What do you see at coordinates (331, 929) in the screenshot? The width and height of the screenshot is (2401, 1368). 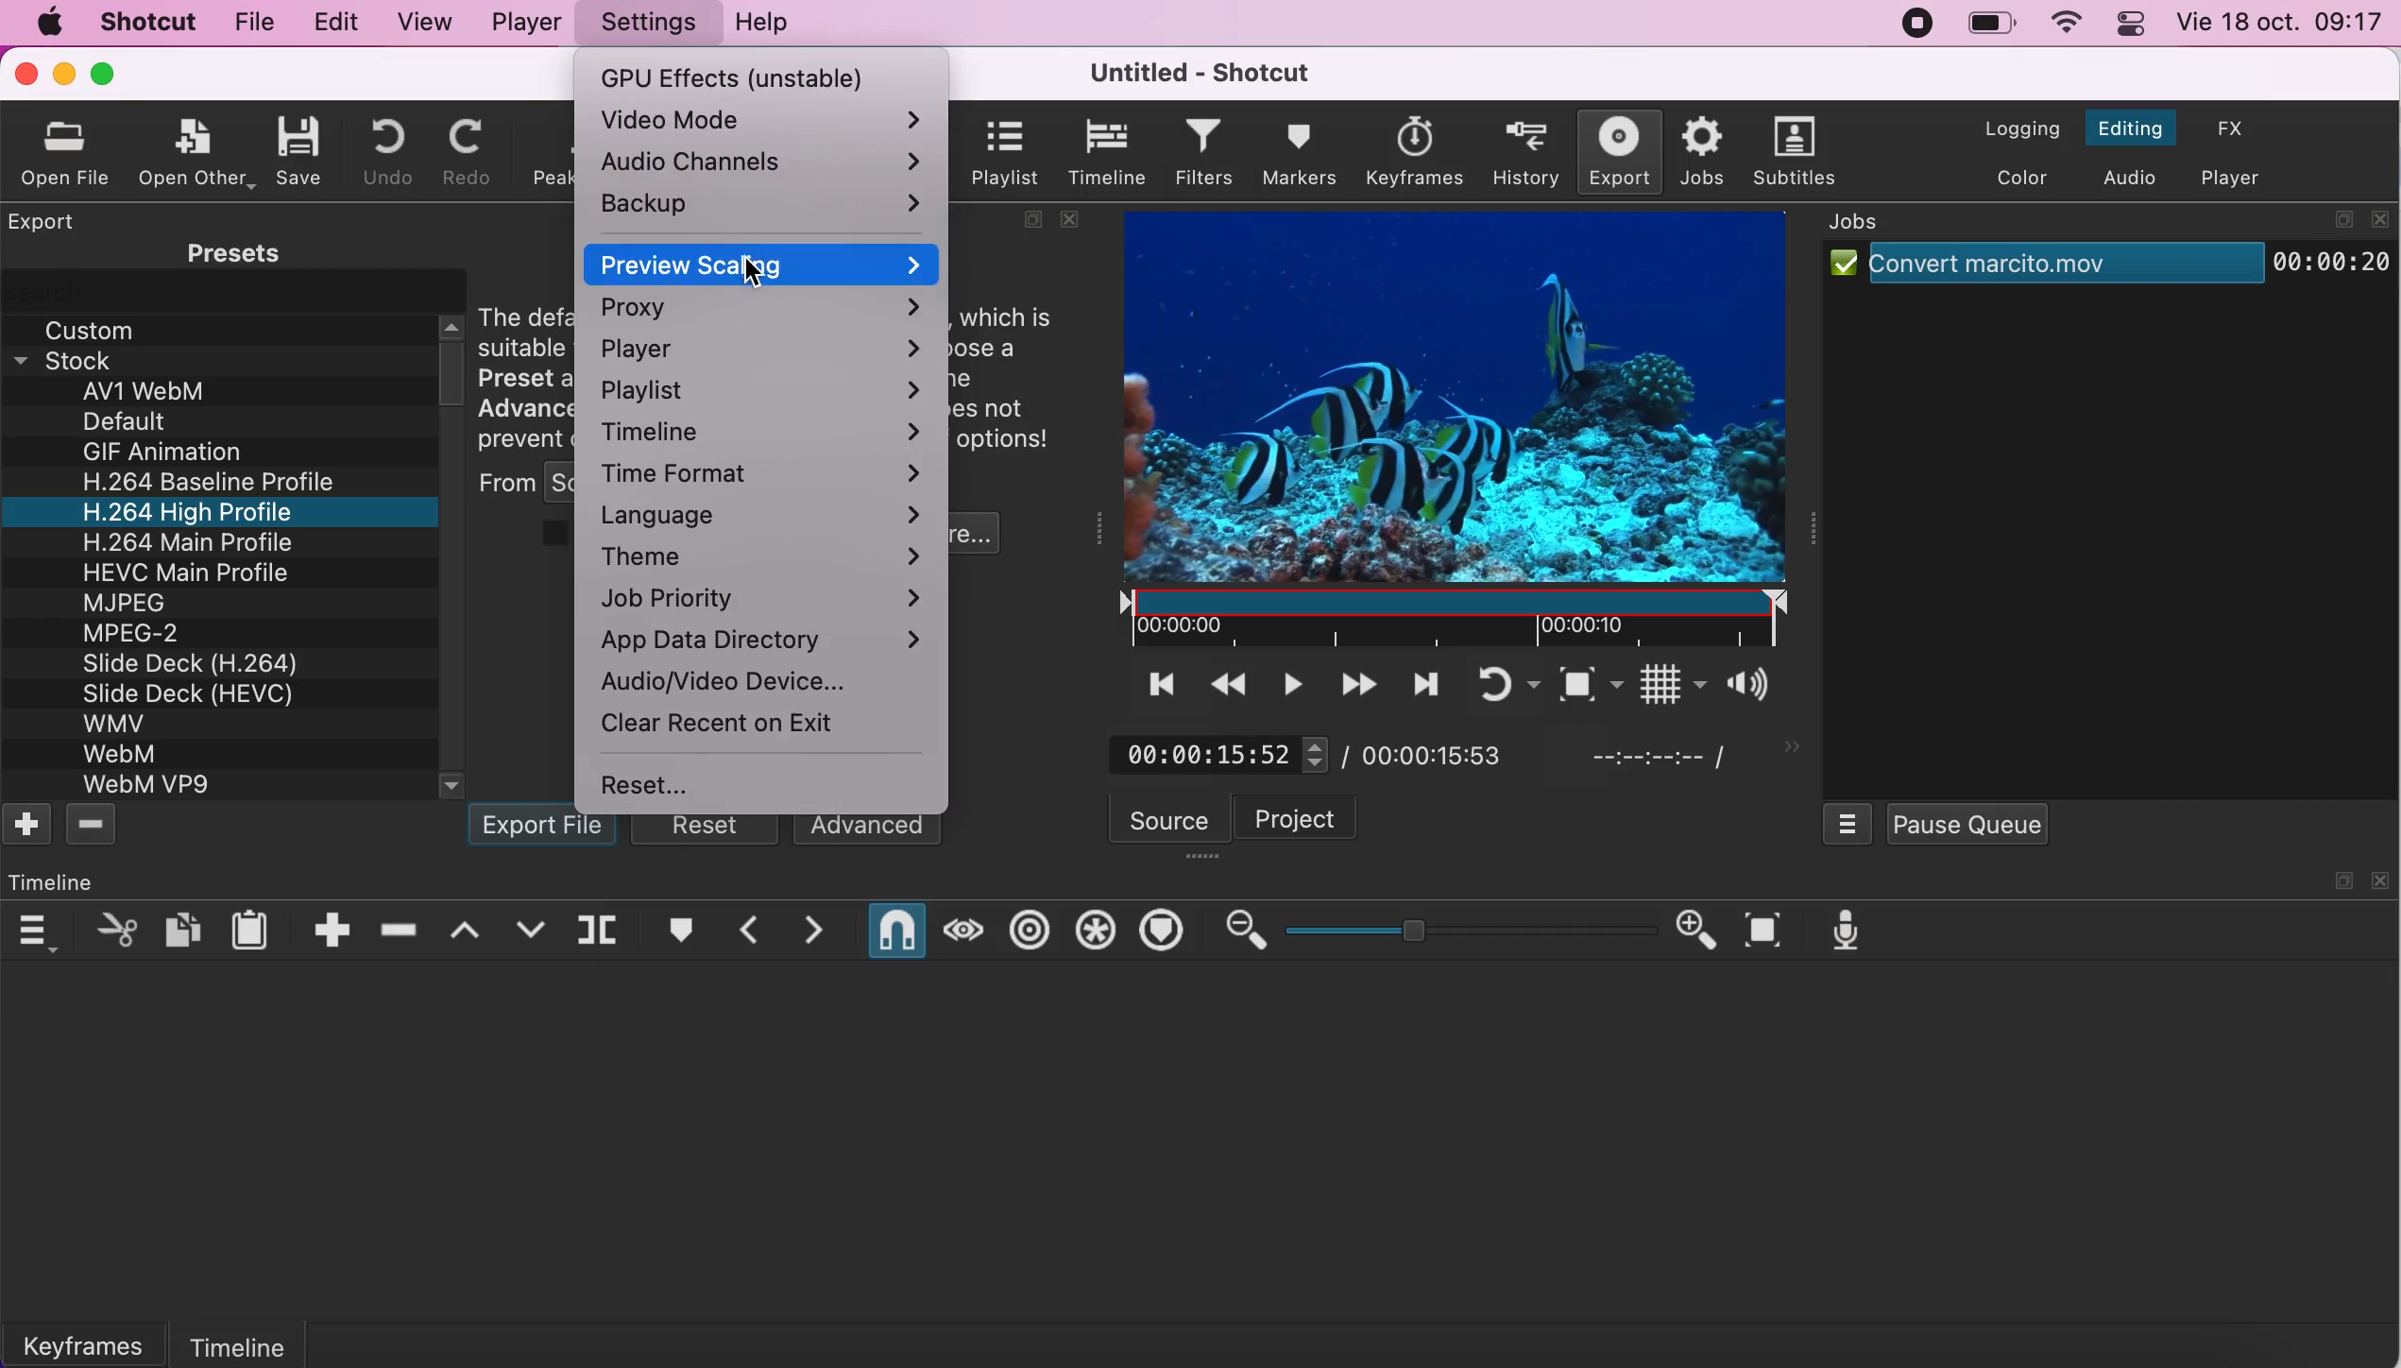 I see `append` at bounding box center [331, 929].